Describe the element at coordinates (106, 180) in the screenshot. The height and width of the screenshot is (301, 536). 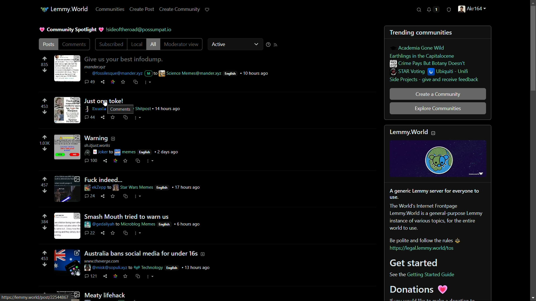
I see `Fuck indeed...` at that location.